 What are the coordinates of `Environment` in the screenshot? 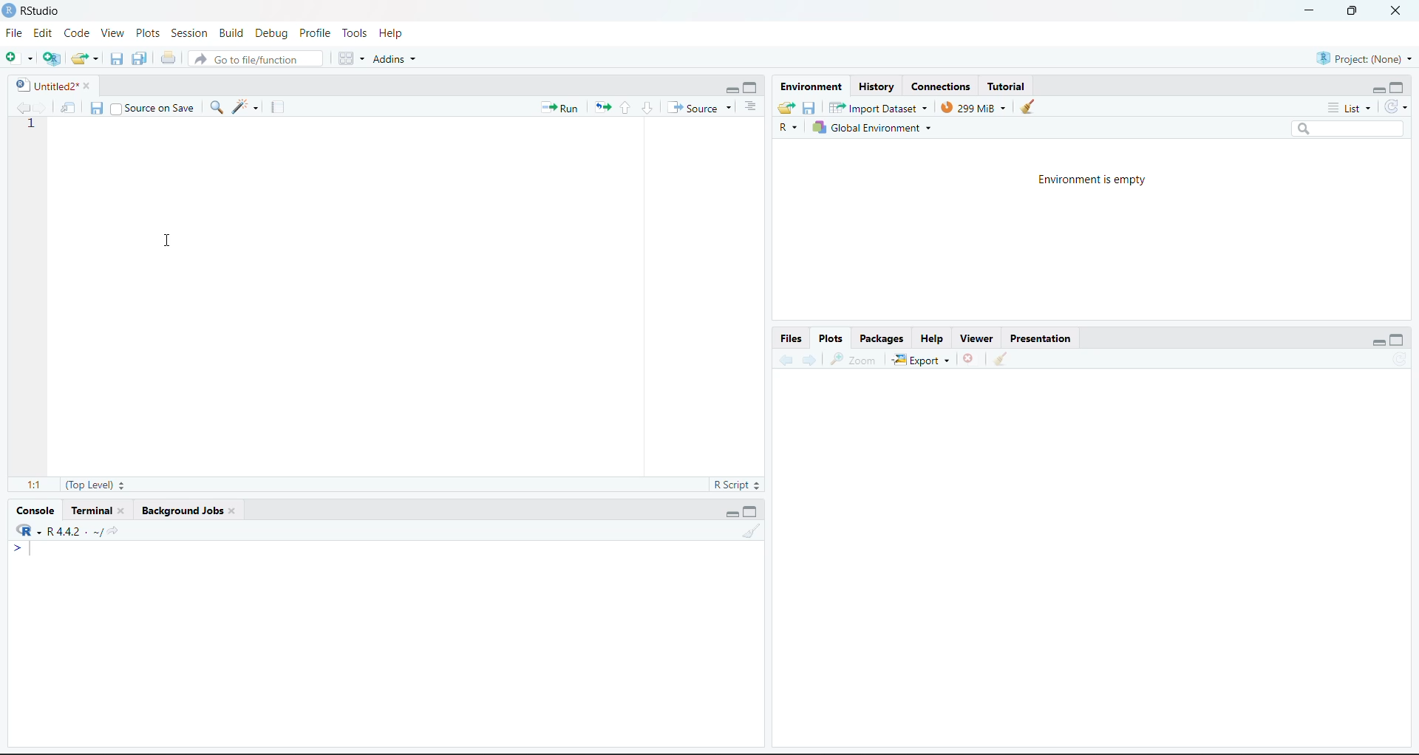 It's located at (810, 85).